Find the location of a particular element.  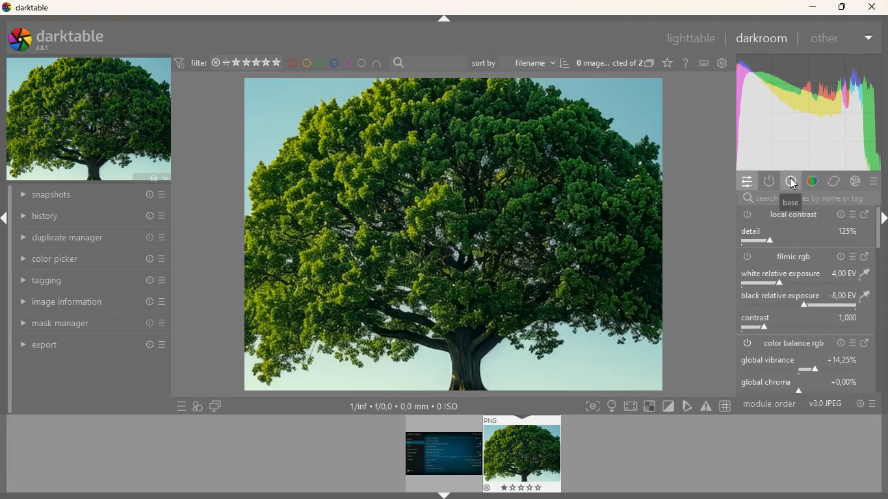

gradient is located at coordinates (813, 181).